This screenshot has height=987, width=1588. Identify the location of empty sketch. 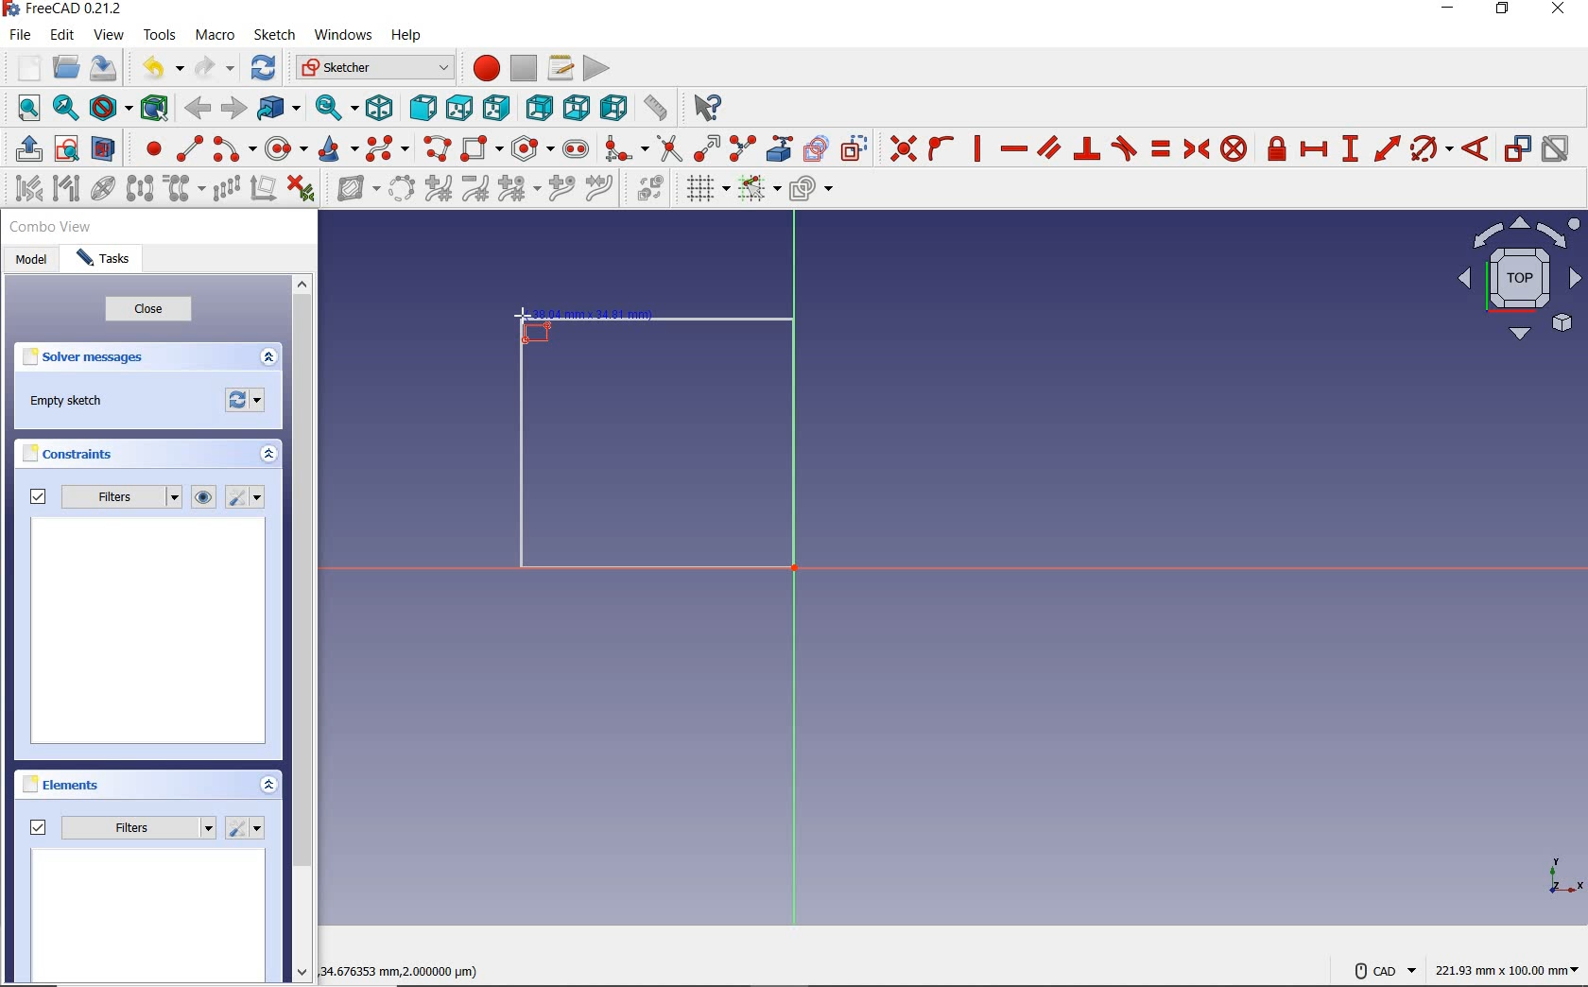
(71, 403).